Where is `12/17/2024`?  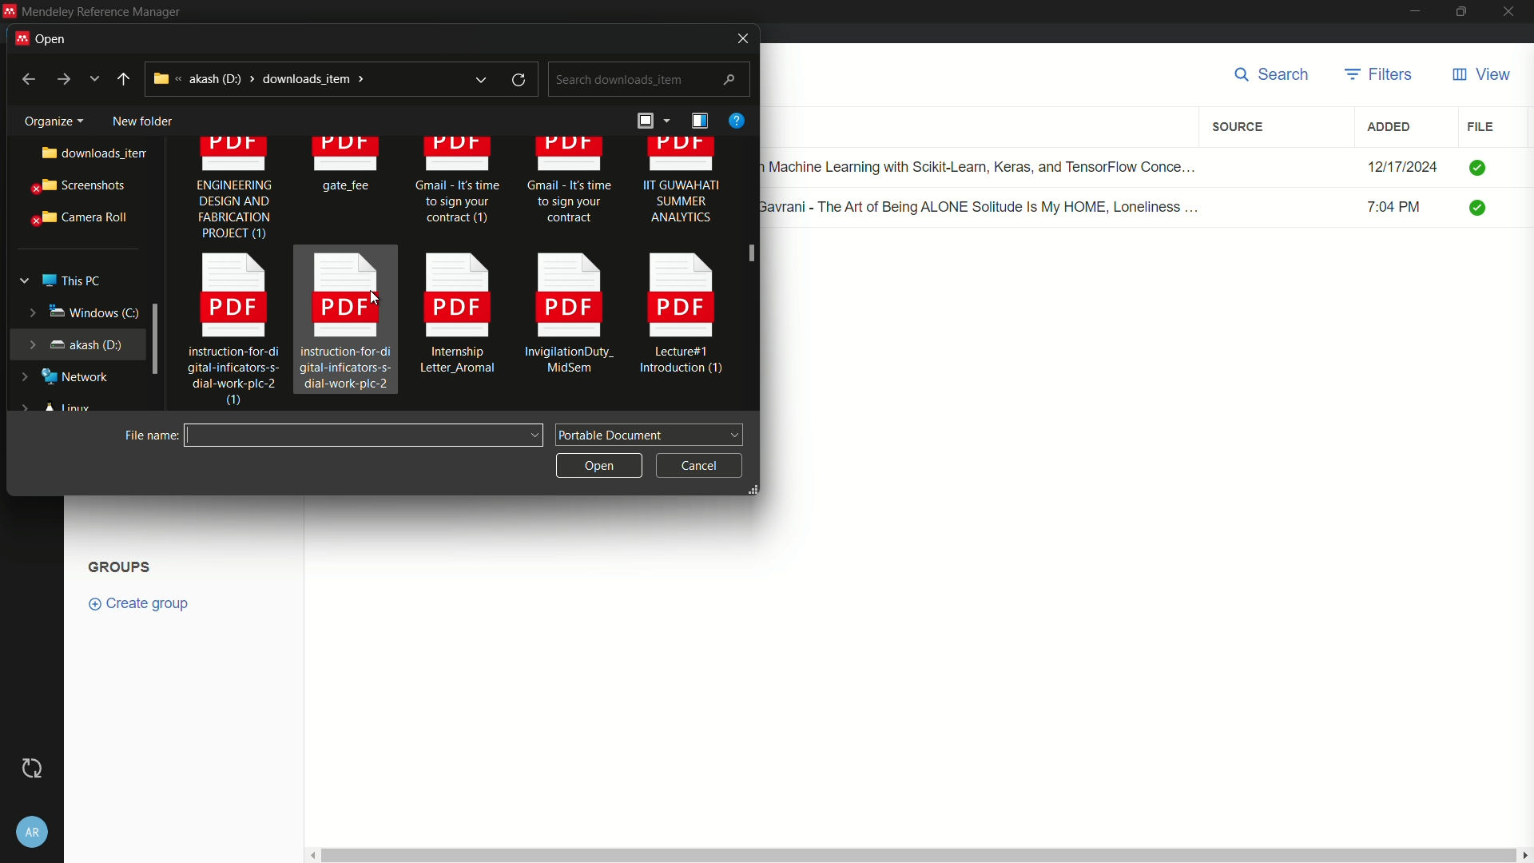 12/17/2024 is located at coordinates (1402, 167).